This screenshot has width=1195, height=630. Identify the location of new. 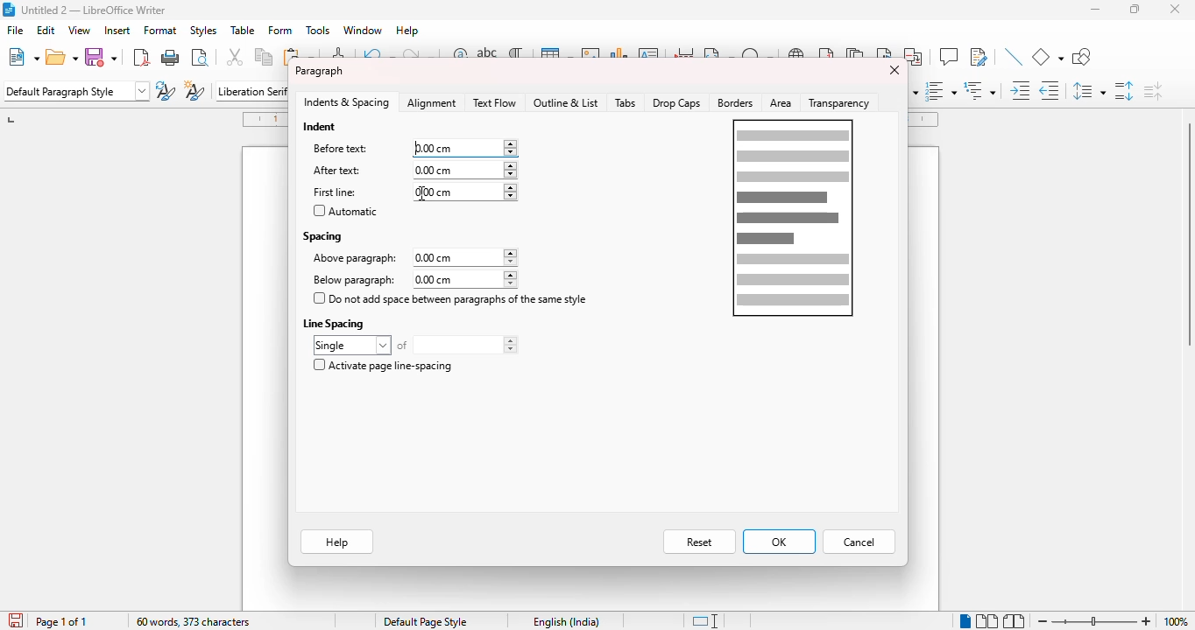
(23, 56).